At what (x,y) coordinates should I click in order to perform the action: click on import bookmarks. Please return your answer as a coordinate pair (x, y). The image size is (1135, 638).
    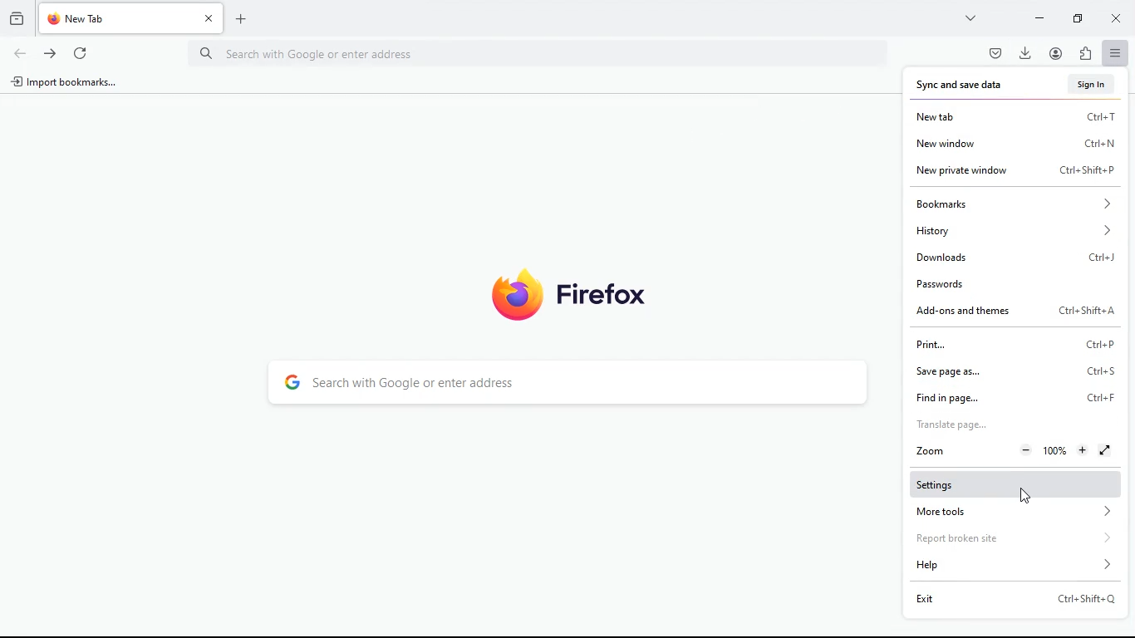
    Looking at the image, I should click on (70, 86).